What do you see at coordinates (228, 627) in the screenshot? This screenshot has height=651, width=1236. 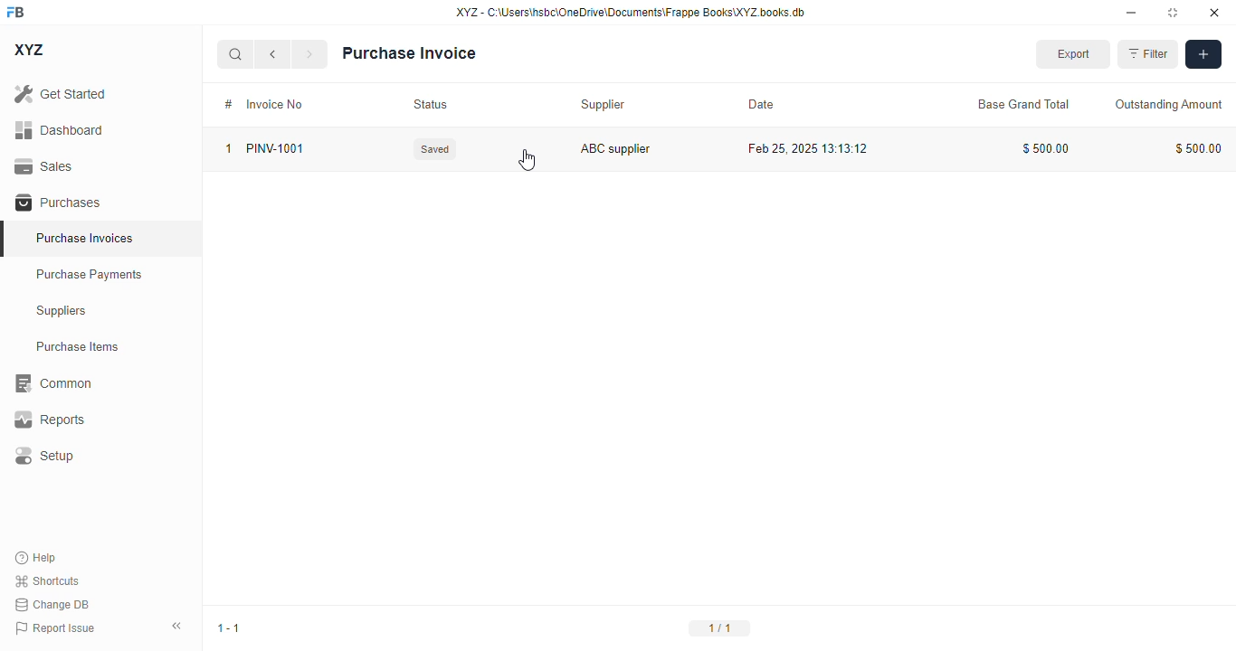 I see `1-1` at bounding box center [228, 627].